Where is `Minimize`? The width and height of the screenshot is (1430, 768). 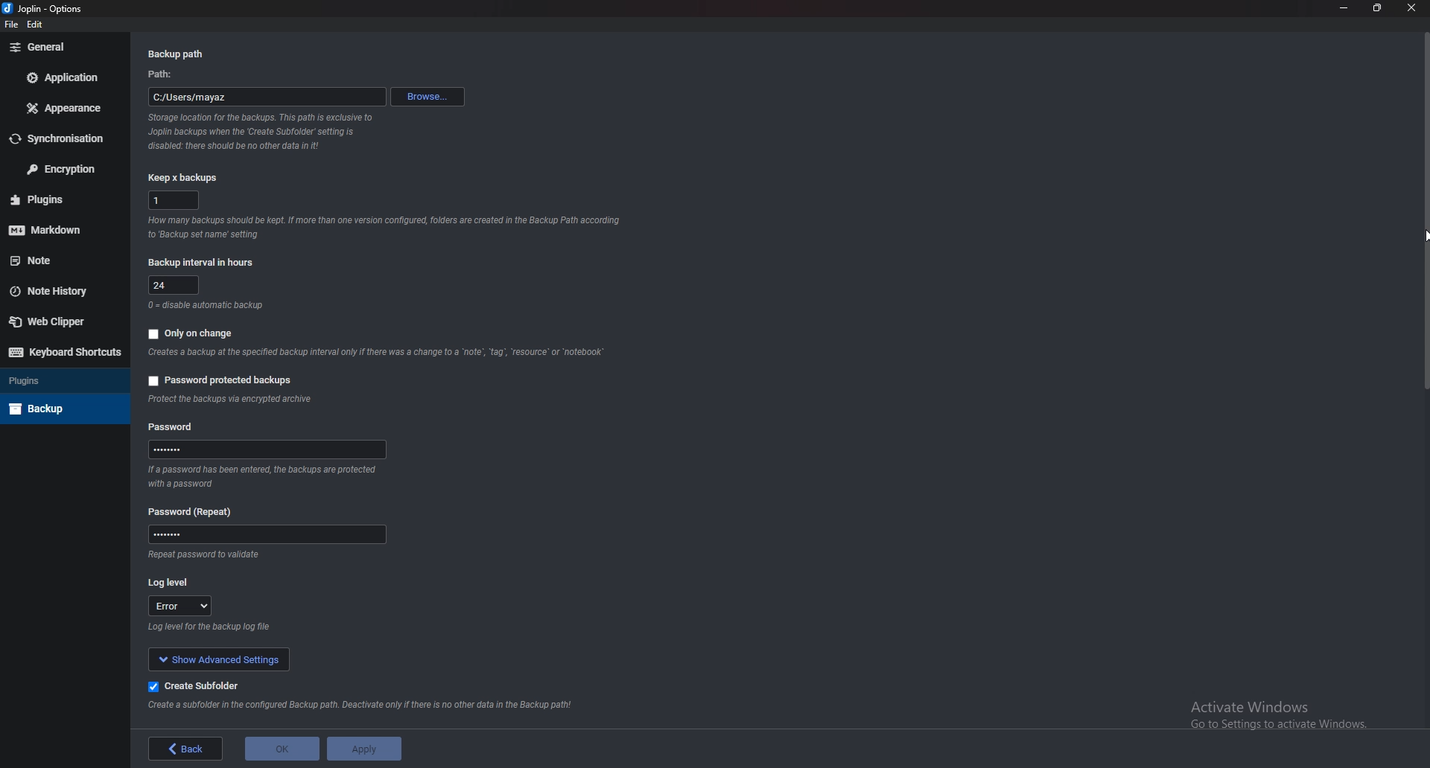 Minimize is located at coordinates (1346, 9).